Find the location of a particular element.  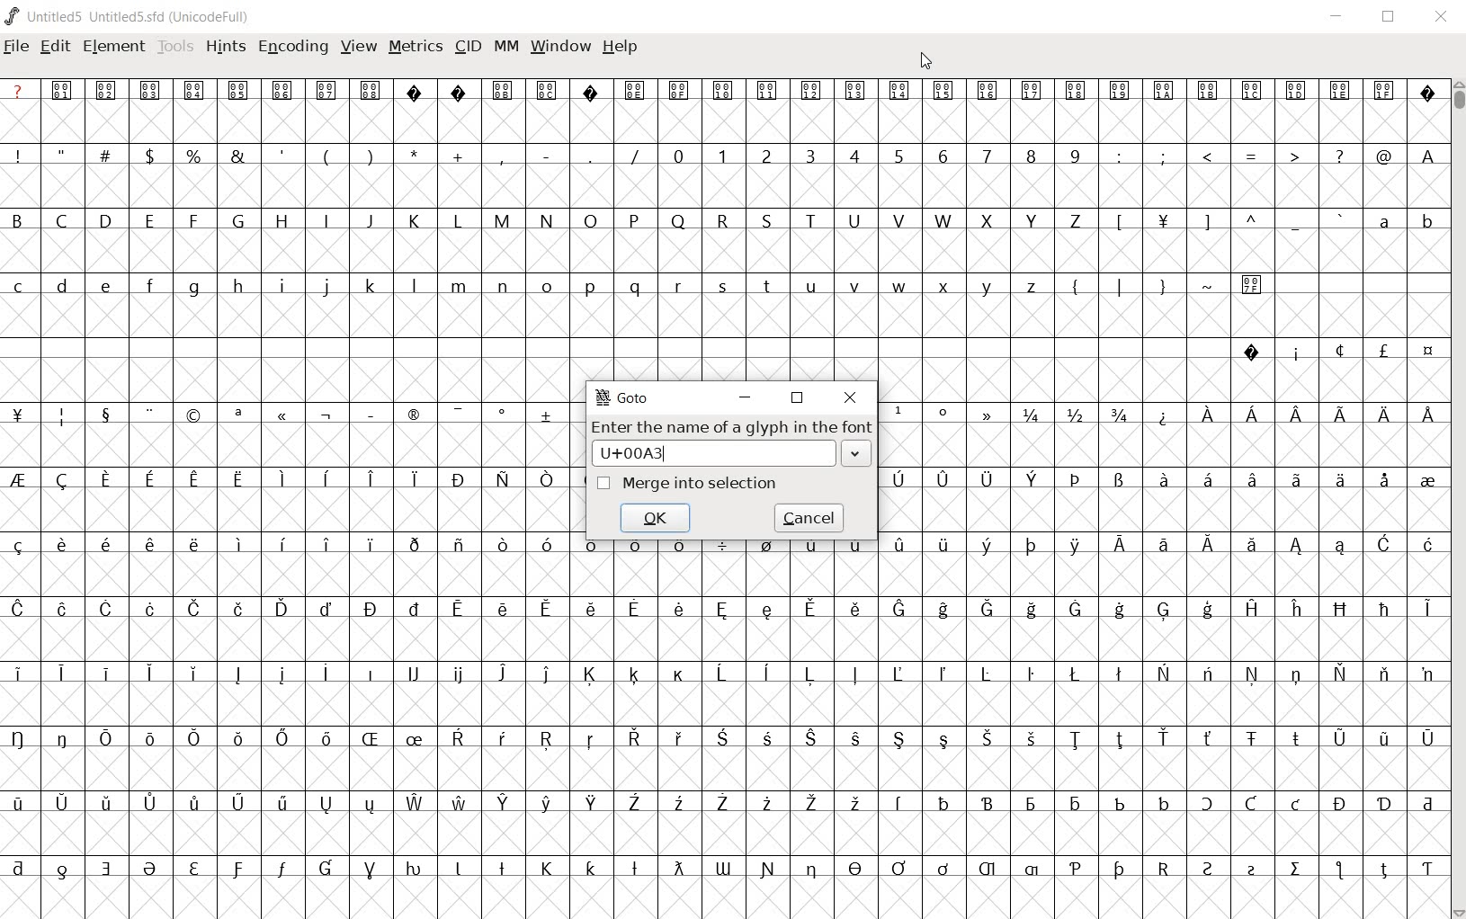

Symbol is located at coordinates (63, 801).